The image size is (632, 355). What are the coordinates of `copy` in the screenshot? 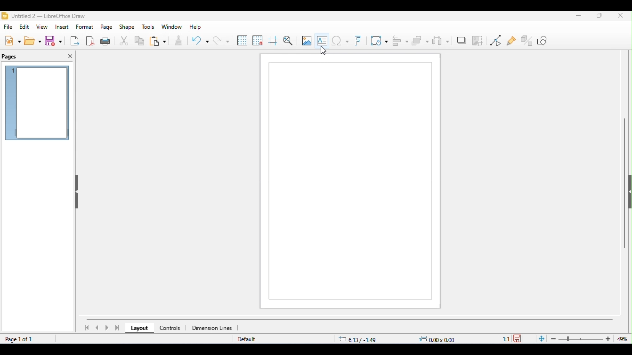 It's located at (140, 42).